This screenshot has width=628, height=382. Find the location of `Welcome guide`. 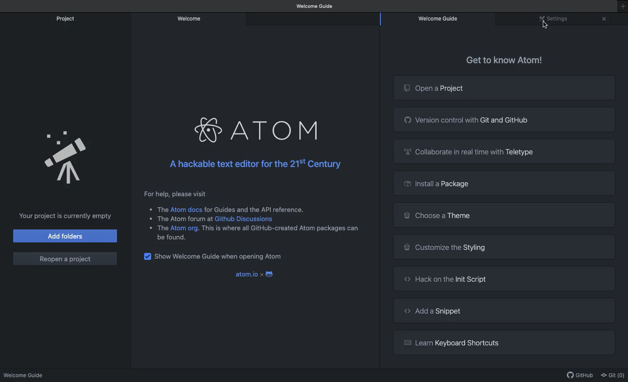

Welcome guide is located at coordinates (316, 6).